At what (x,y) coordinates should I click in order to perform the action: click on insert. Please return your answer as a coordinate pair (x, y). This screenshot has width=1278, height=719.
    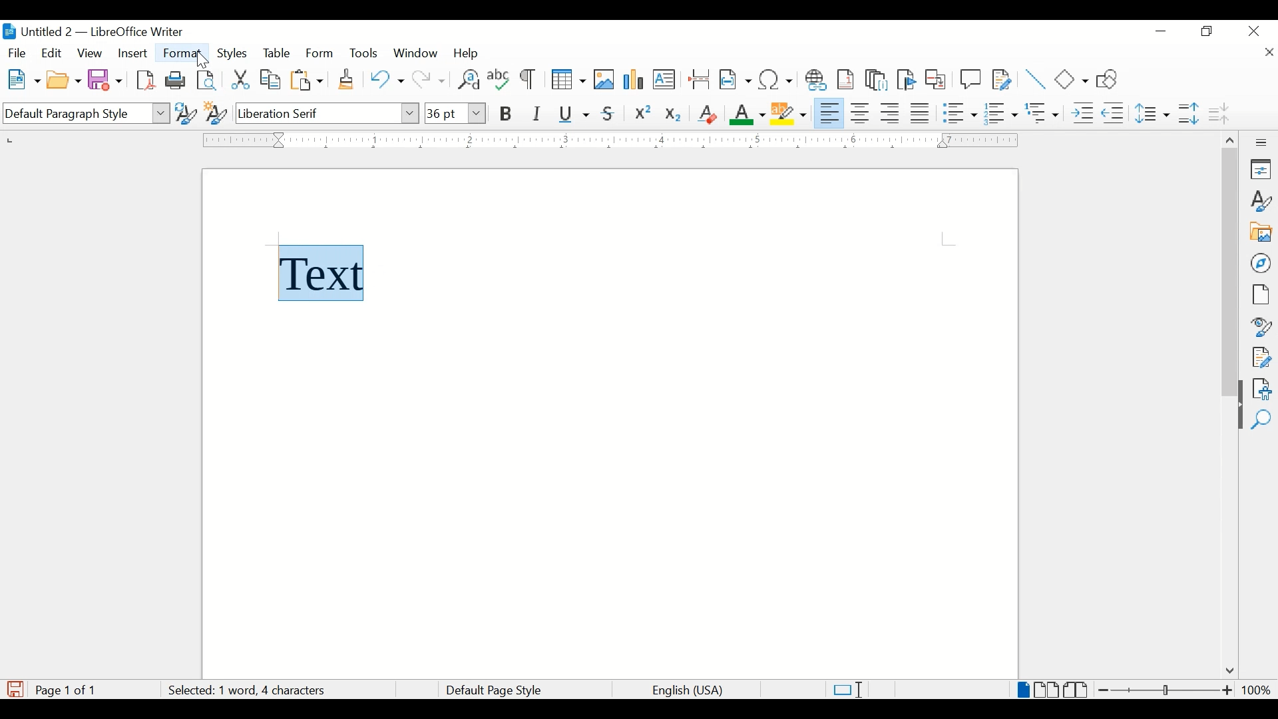
    Looking at the image, I should click on (132, 53).